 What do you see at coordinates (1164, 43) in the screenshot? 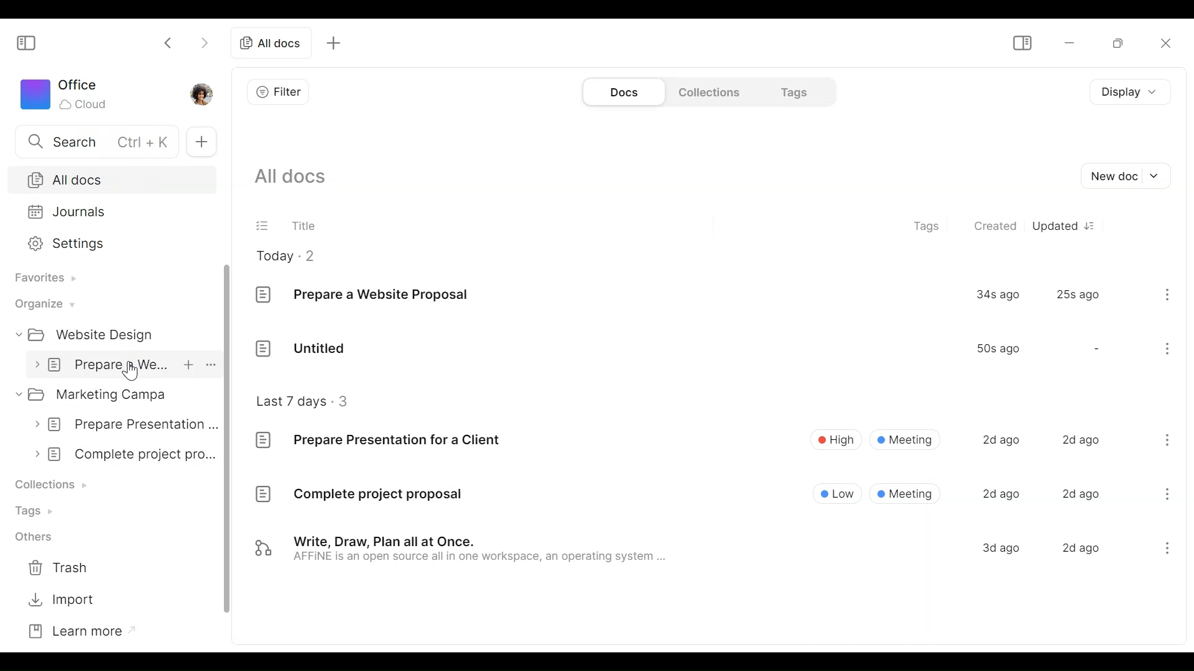
I see `Close` at bounding box center [1164, 43].